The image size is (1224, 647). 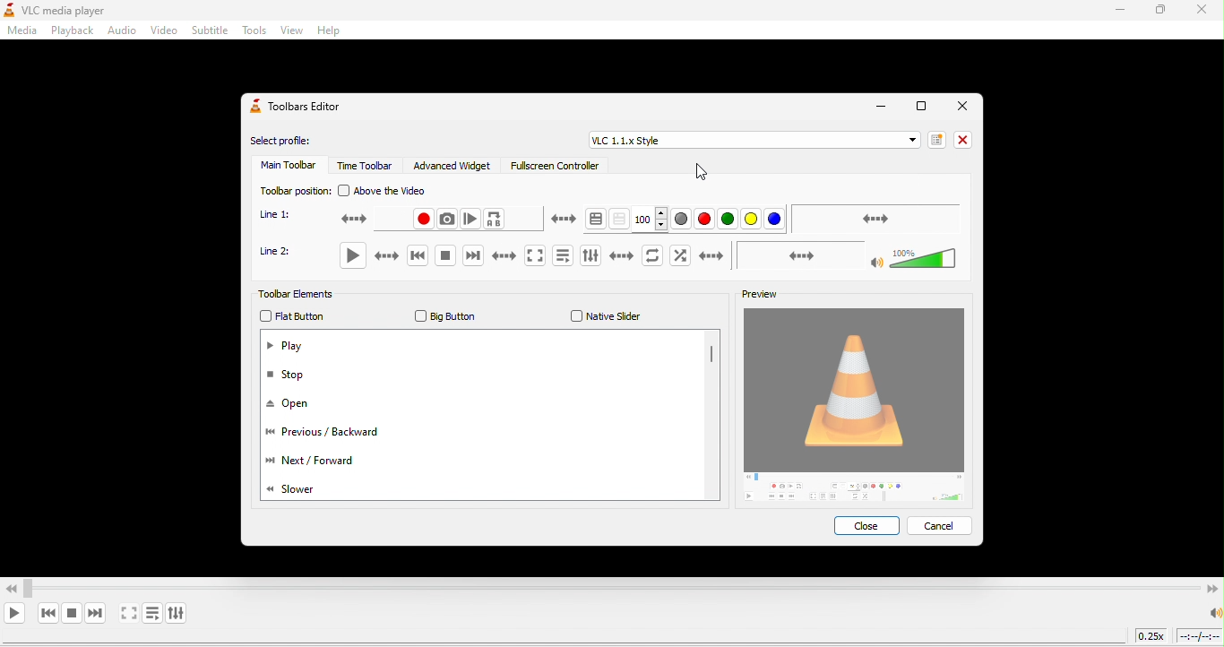 What do you see at coordinates (529, 255) in the screenshot?
I see `video in full screen` at bounding box center [529, 255].